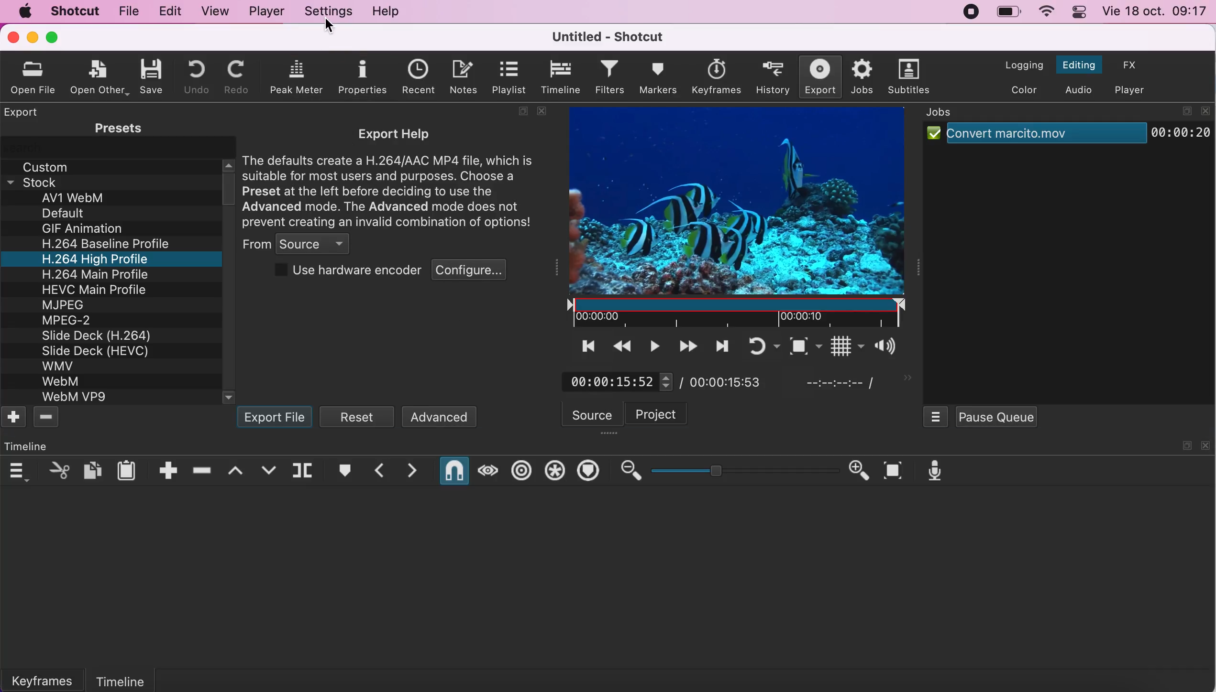 This screenshot has width=1216, height=692. Describe the element at coordinates (949, 114) in the screenshot. I see `jobs panel` at that location.